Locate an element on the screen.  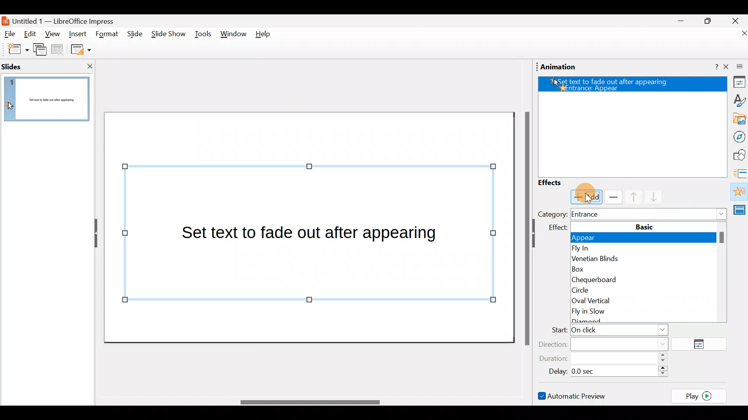
Fly In is located at coordinates (644, 249).